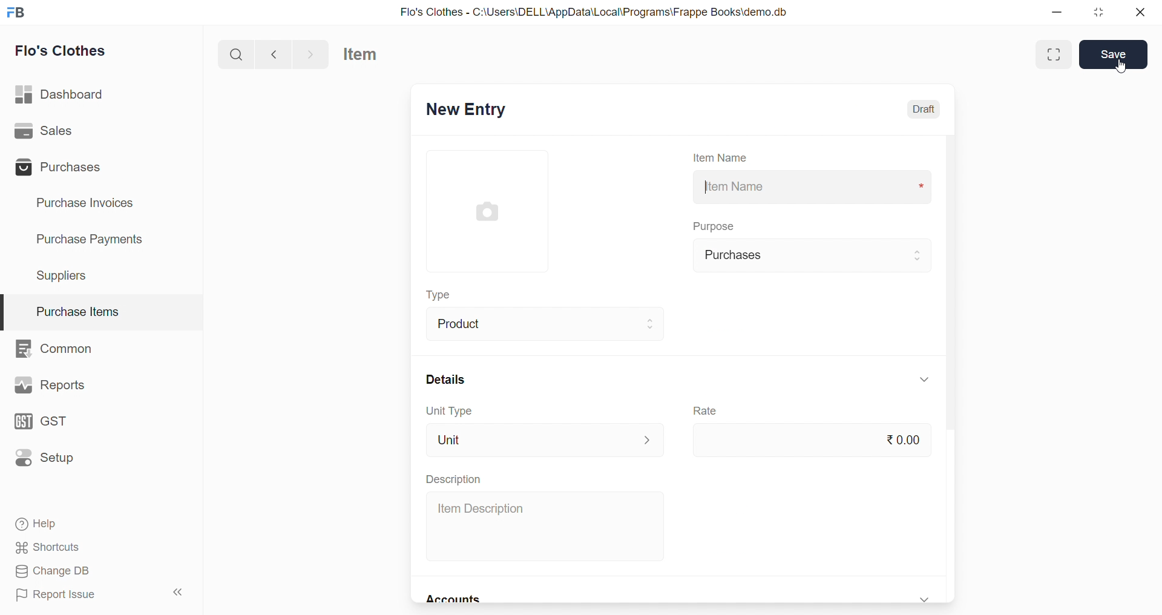 This screenshot has height=615, width=1162. Describe the element at coordinates (51, 385) in the screenshot. I see `Reports` at that location.